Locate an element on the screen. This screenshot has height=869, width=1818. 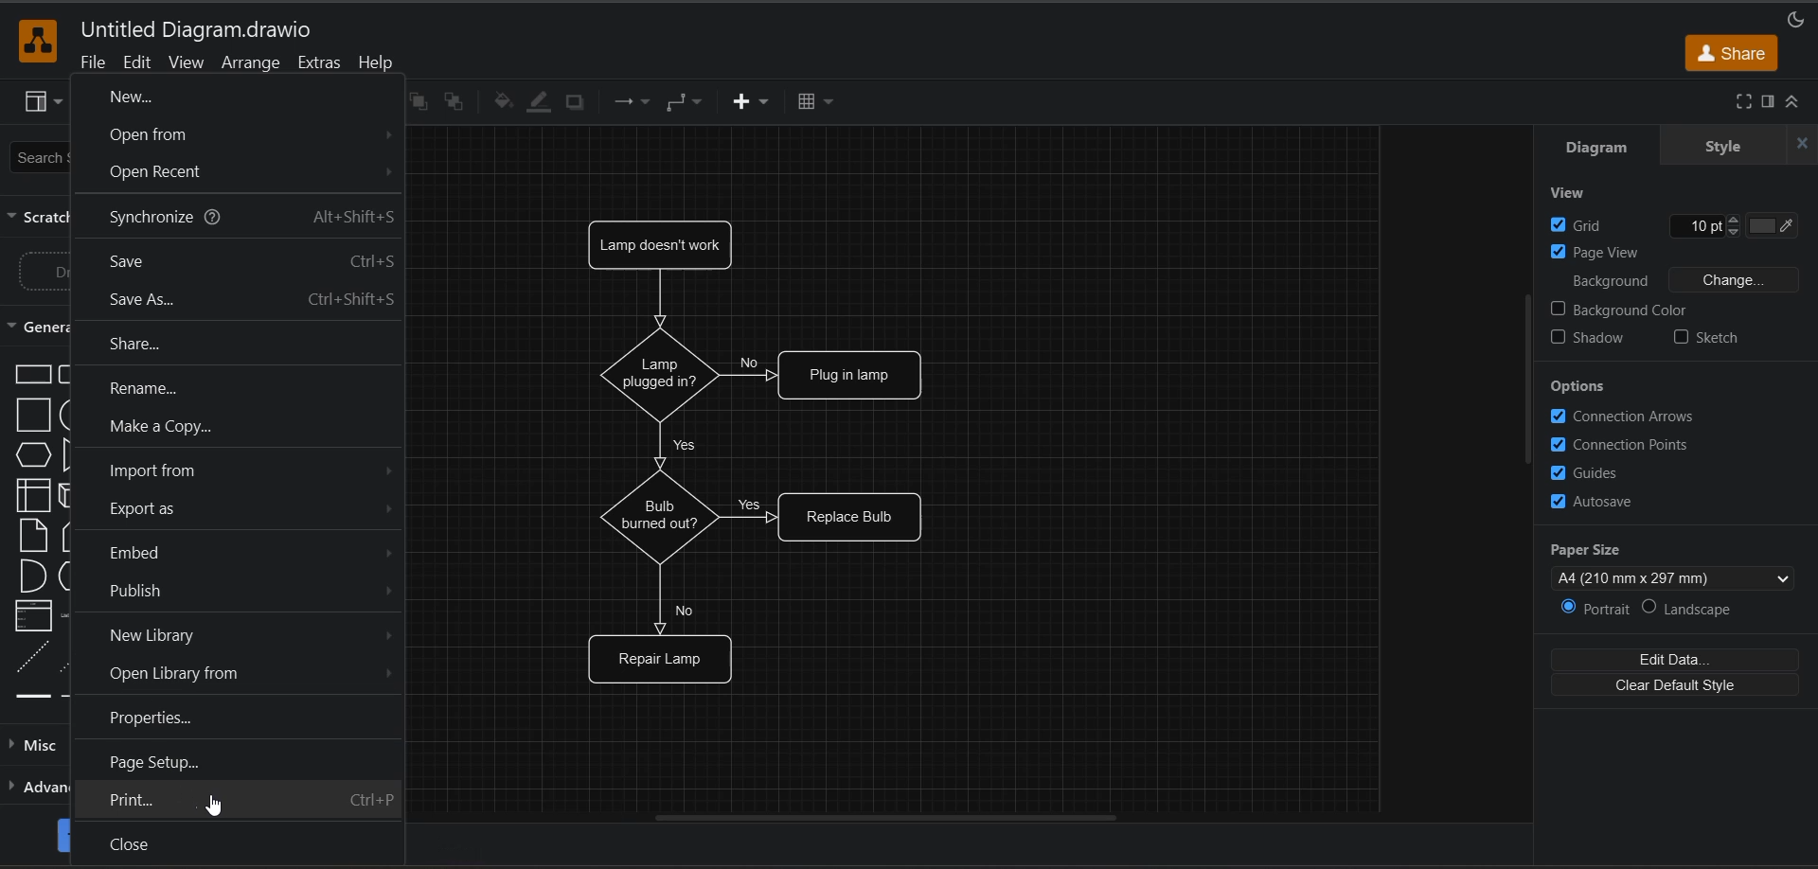
extras is located at coordinates (318, 63).